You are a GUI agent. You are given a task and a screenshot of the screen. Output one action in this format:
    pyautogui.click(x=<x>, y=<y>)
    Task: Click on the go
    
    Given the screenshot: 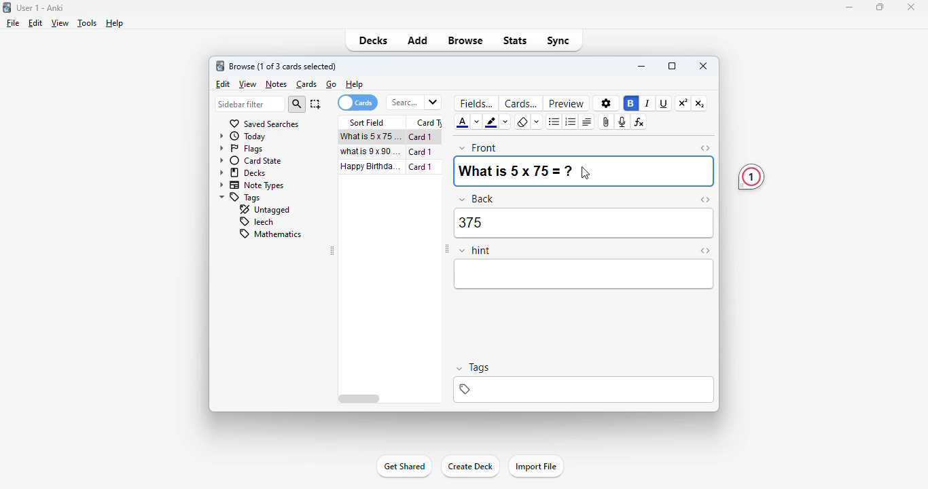 What is the action you would take?
    pyautogui.click(x=331, y=84)
    